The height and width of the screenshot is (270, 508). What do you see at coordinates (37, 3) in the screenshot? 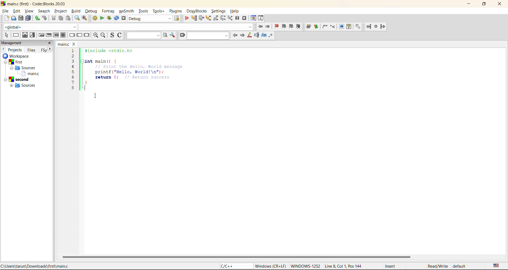
I see `app name and file name` at bounding box center [37, 3].